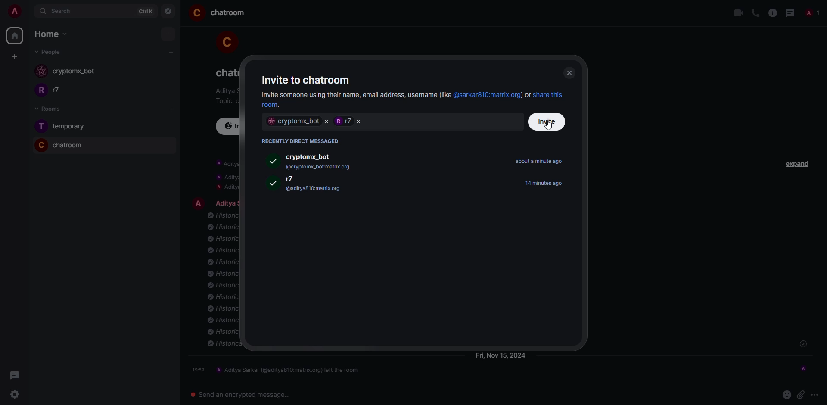 This screenshot has height=405, width=827. What do you see at coordinates (42, 72) in the screenshot?
I see `profile image` at bounding box center [42, 72].